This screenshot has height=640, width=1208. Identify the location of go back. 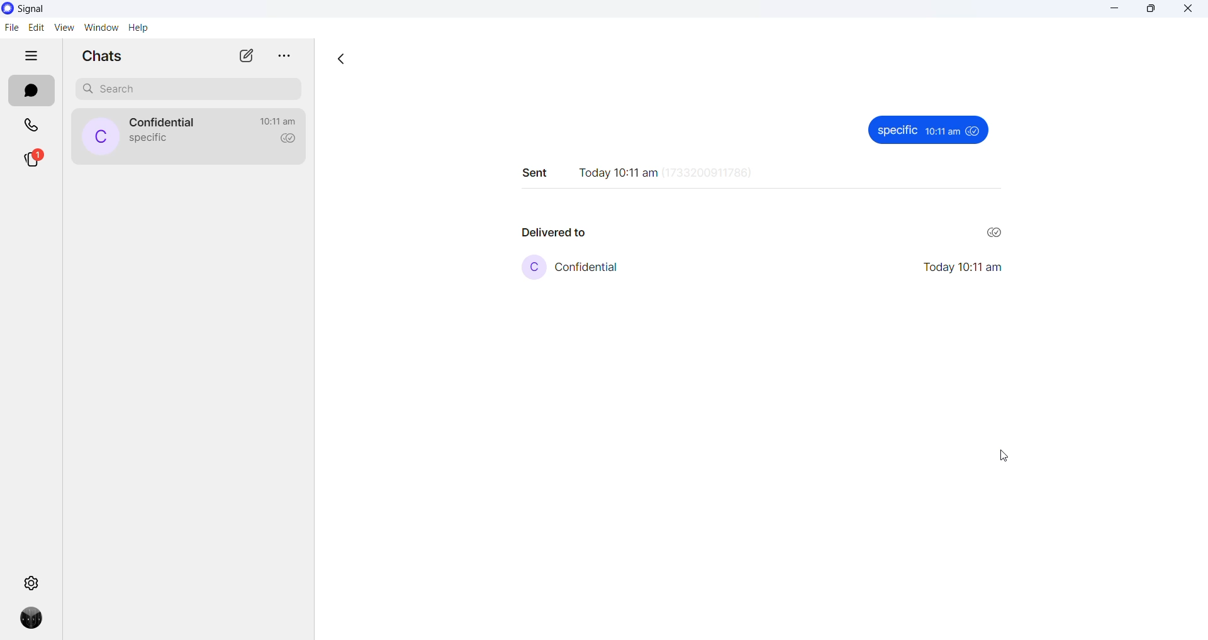
(338, 60).